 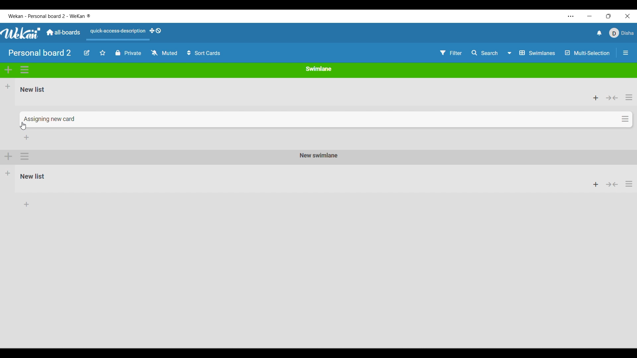 I want to click on More settings, so click(x=571, y=16).